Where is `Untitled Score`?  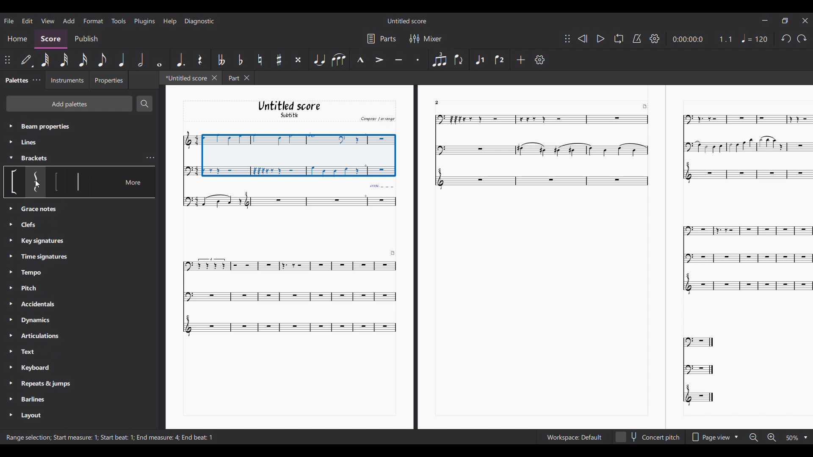
Untitled Score is located at coordinates (407, 21).